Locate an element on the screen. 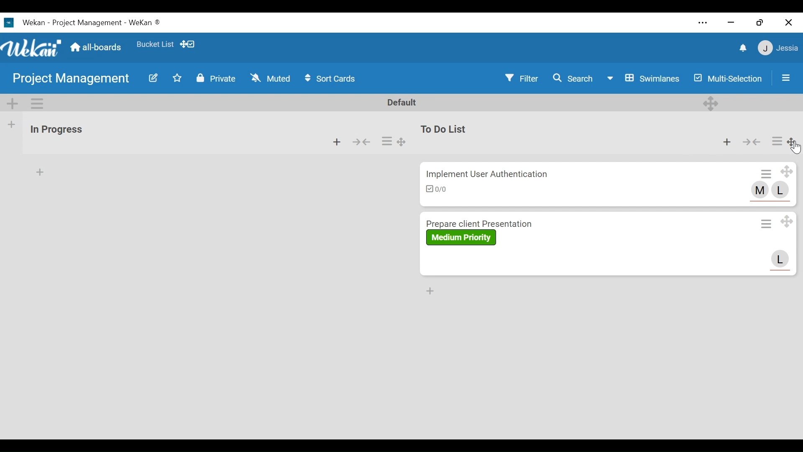 Image resolution: width=803 pixels, height=452 pixels. Private is located at coordinates (217, 79).